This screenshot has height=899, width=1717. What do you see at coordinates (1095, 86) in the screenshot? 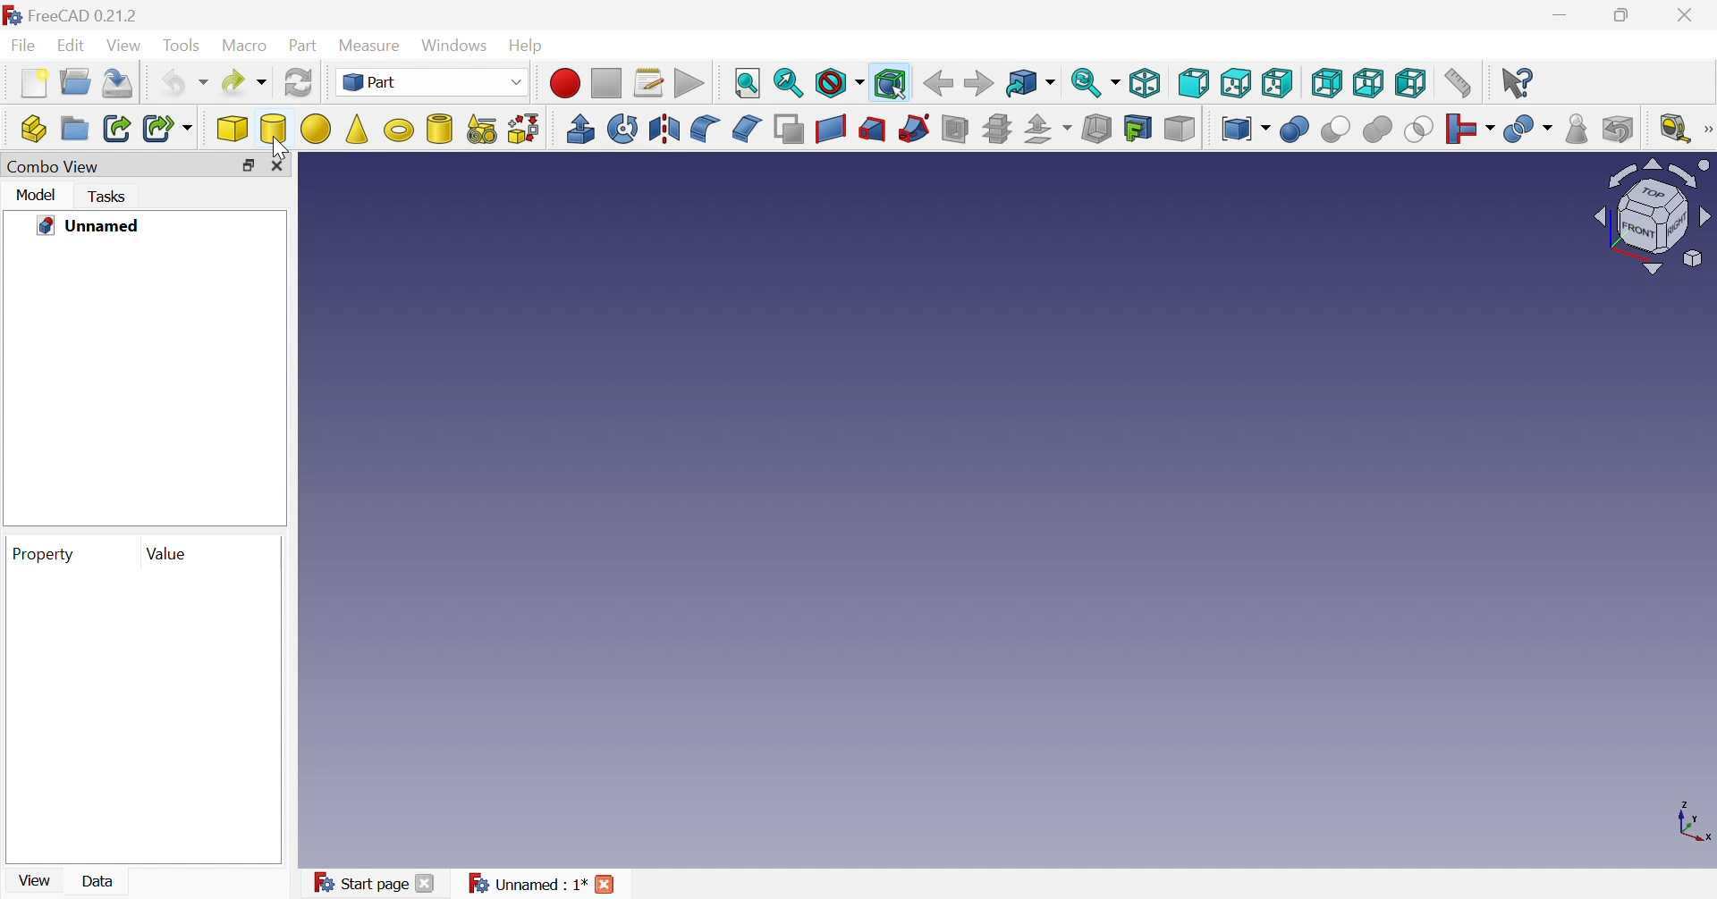
I see `Sync view` at bounding box center [1095, 86].